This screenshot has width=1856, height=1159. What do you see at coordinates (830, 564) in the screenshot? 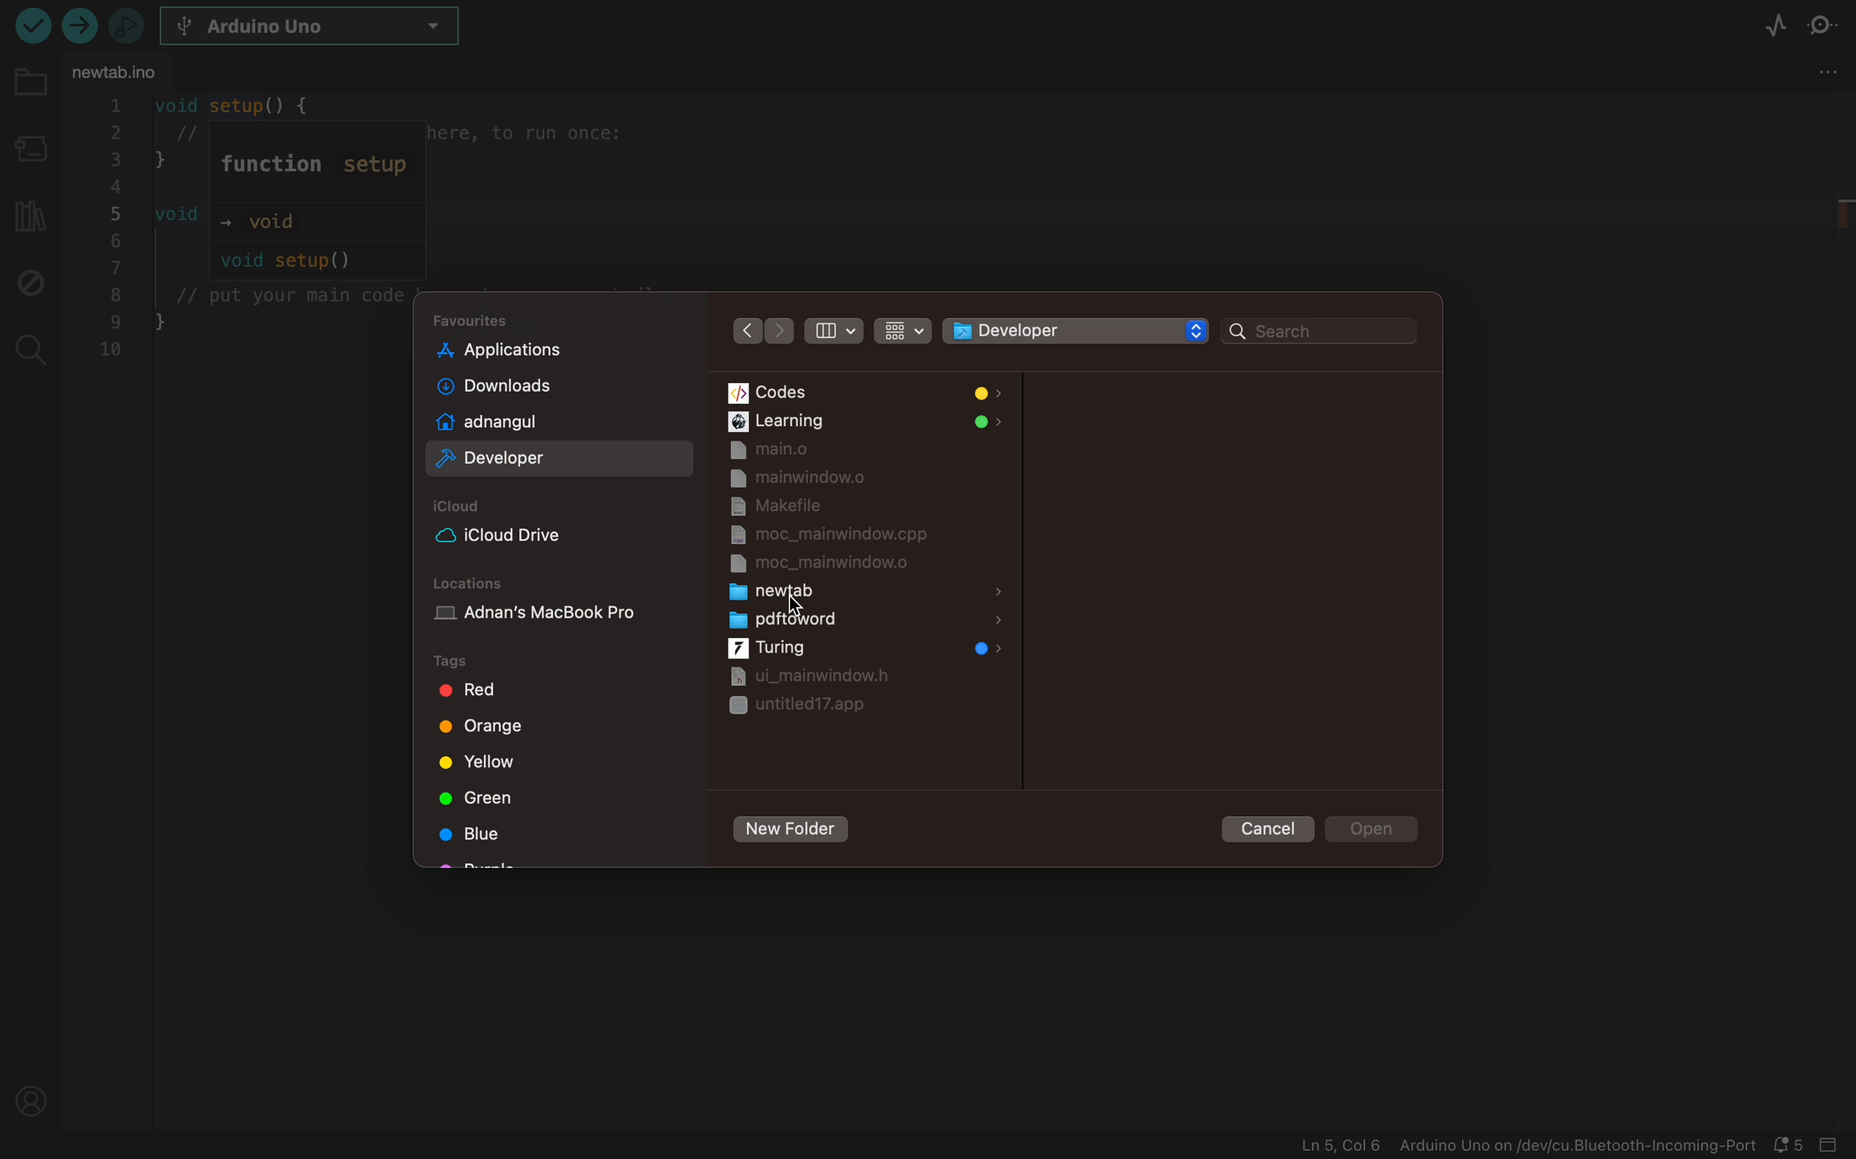
I see `moc window 0` at bounding box center [830, 564].